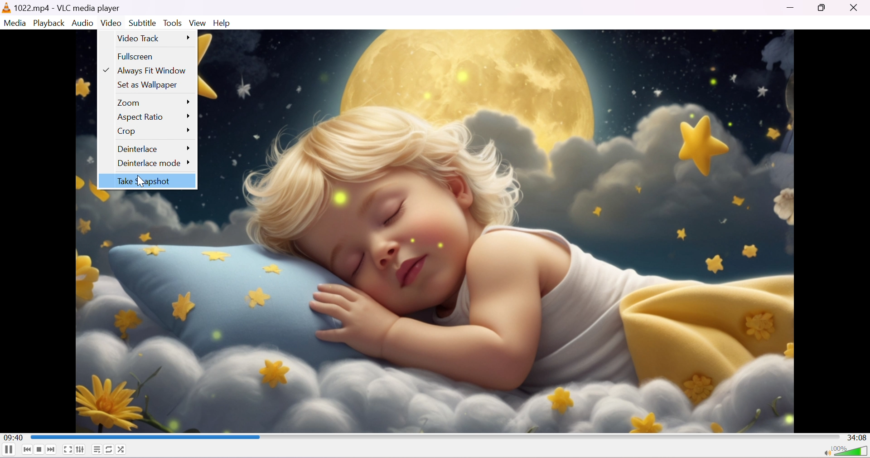  I want to click on Take screenshot, so click(145, 181).